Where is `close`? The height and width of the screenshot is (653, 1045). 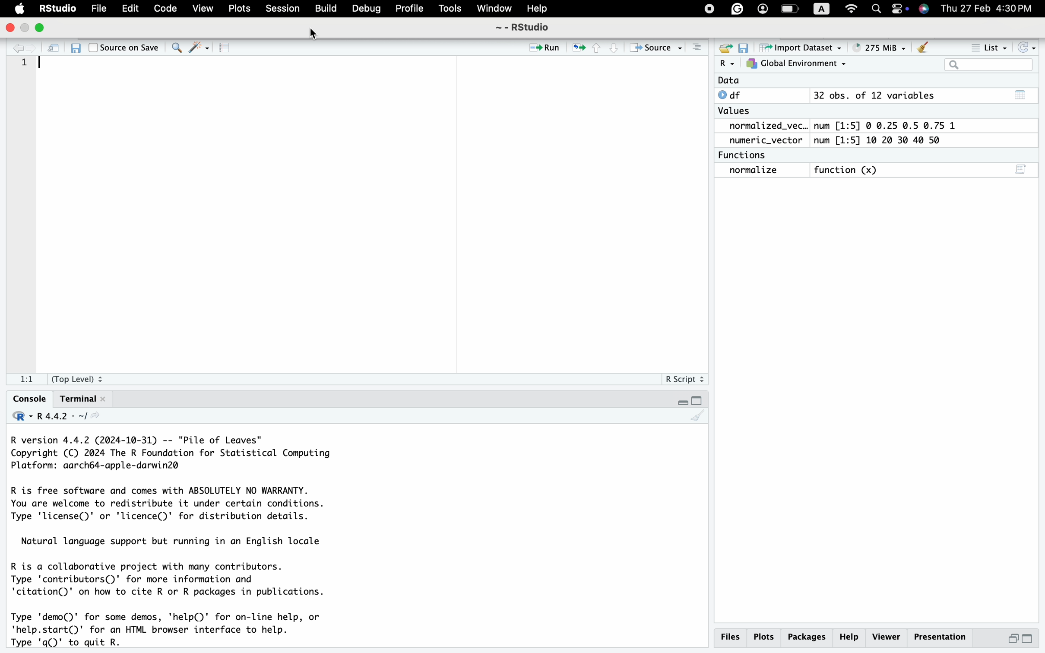
close is located at coordinates (8, 28).